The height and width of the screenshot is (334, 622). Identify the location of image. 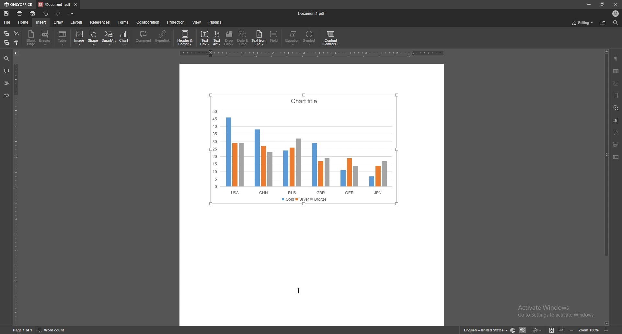
(616, 83).